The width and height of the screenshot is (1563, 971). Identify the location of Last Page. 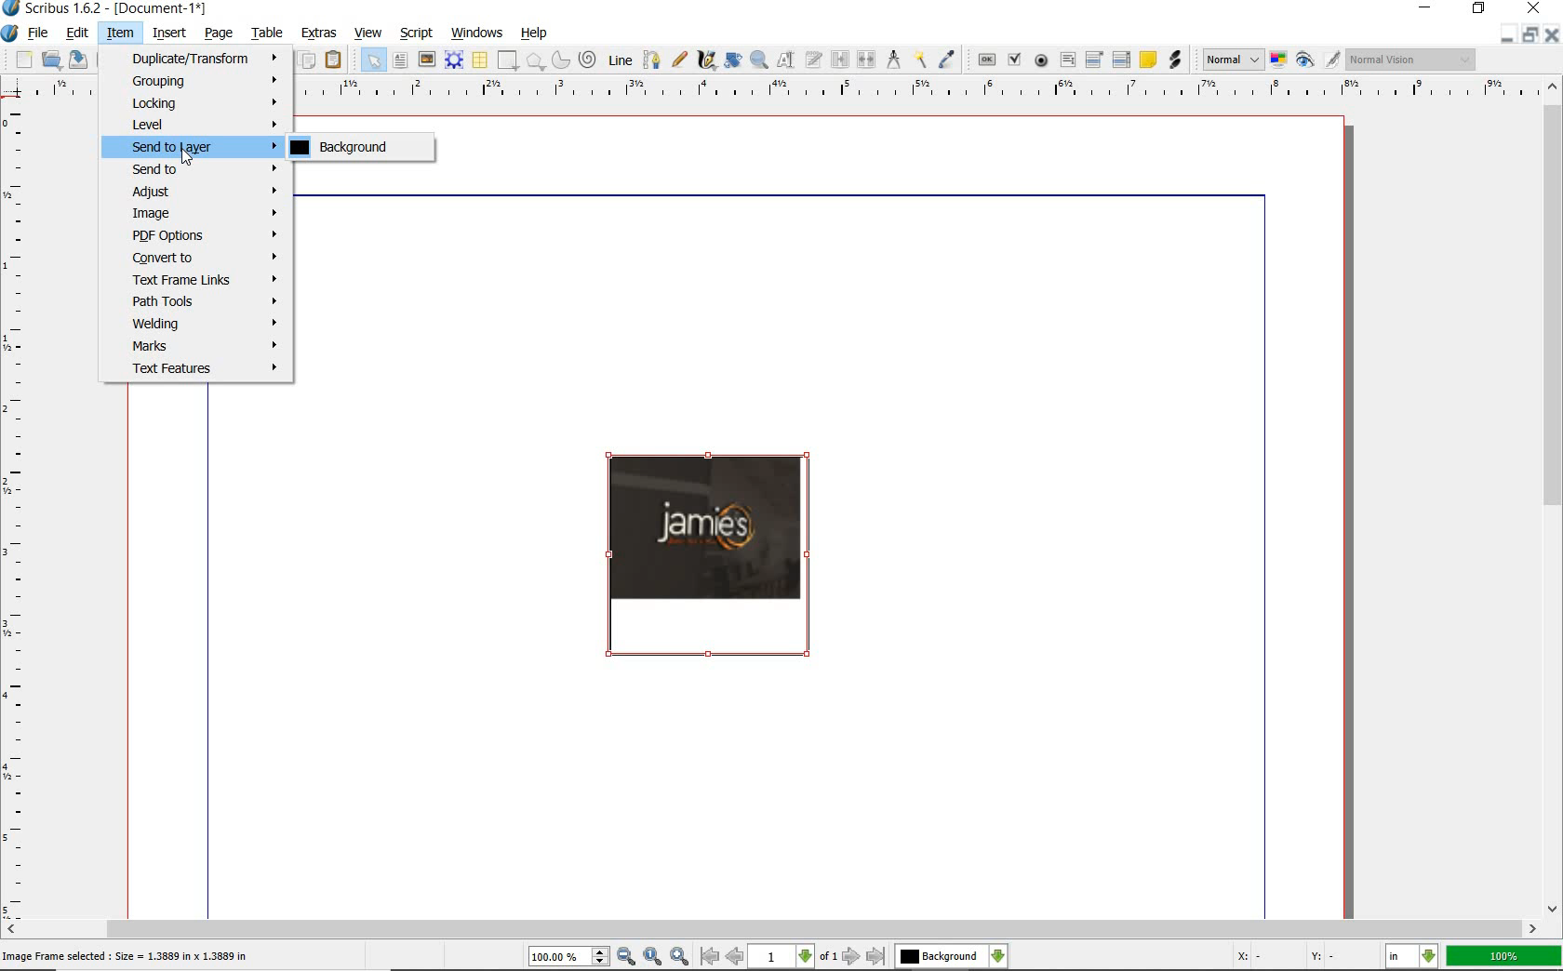
(876, 957).